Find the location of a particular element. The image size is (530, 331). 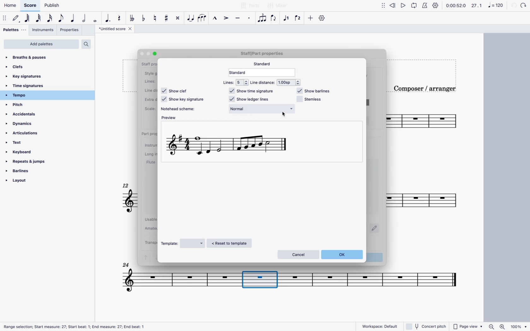

breaths & pauses is located at coordinates (28, 58).